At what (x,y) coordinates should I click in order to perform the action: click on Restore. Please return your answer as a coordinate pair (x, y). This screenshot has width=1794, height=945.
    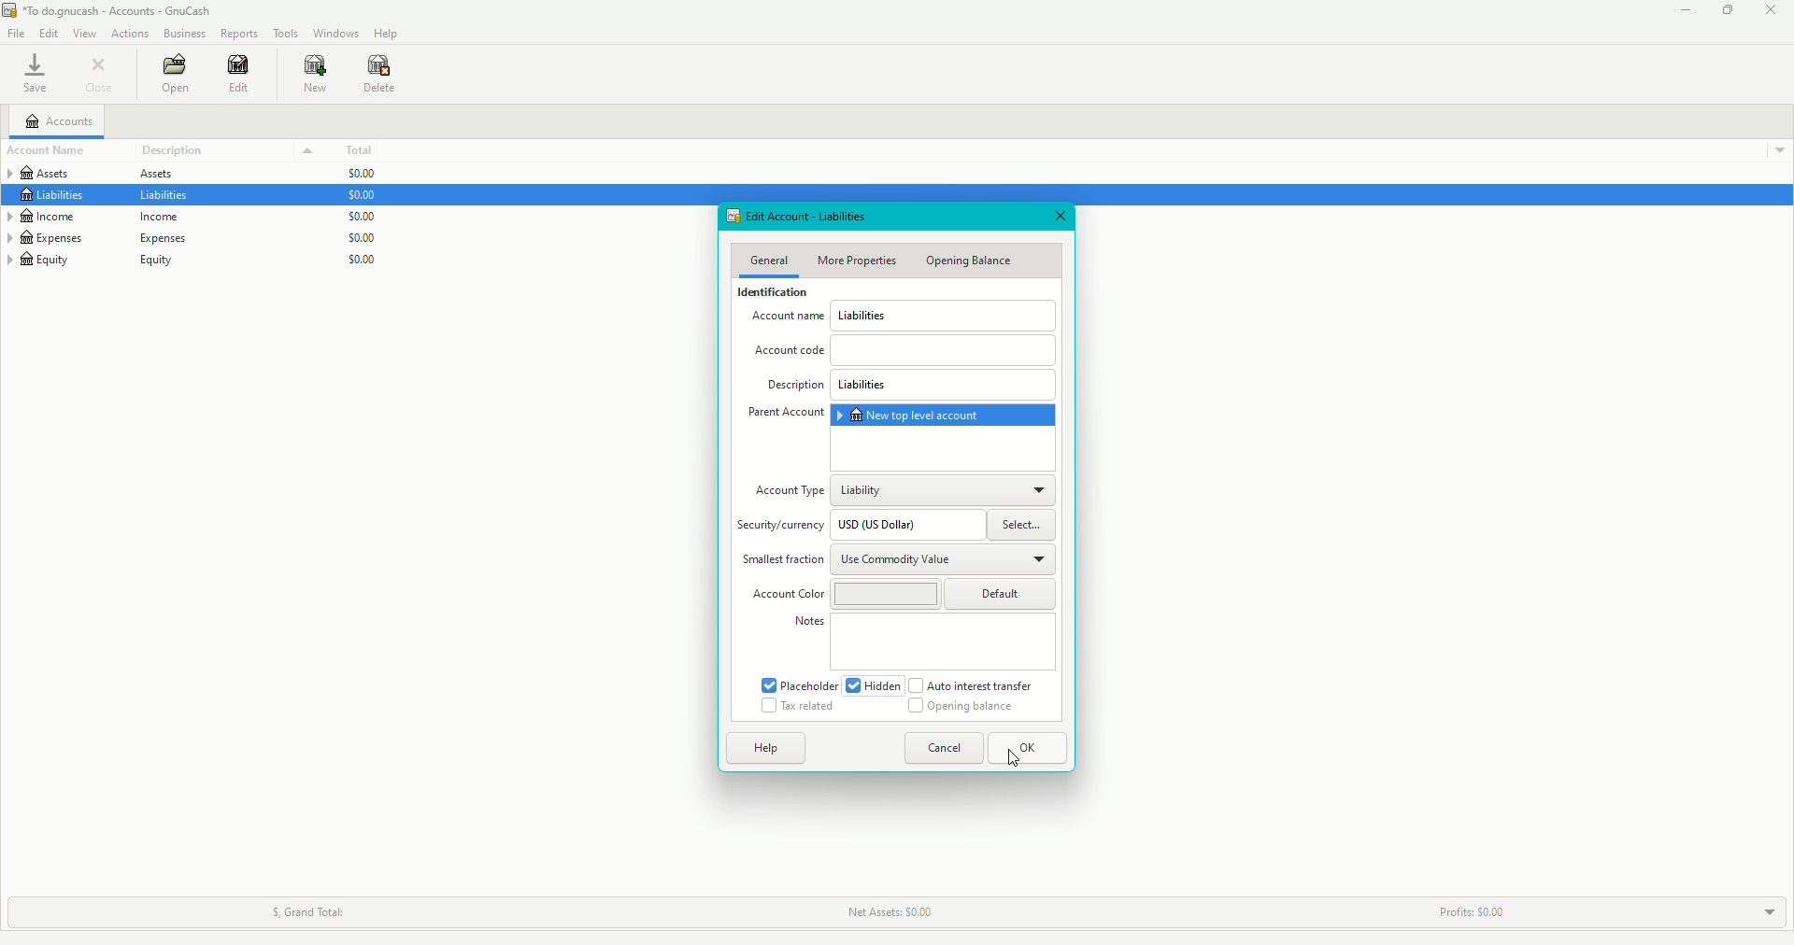
    Looking at the image, I should click on (1723, 10).